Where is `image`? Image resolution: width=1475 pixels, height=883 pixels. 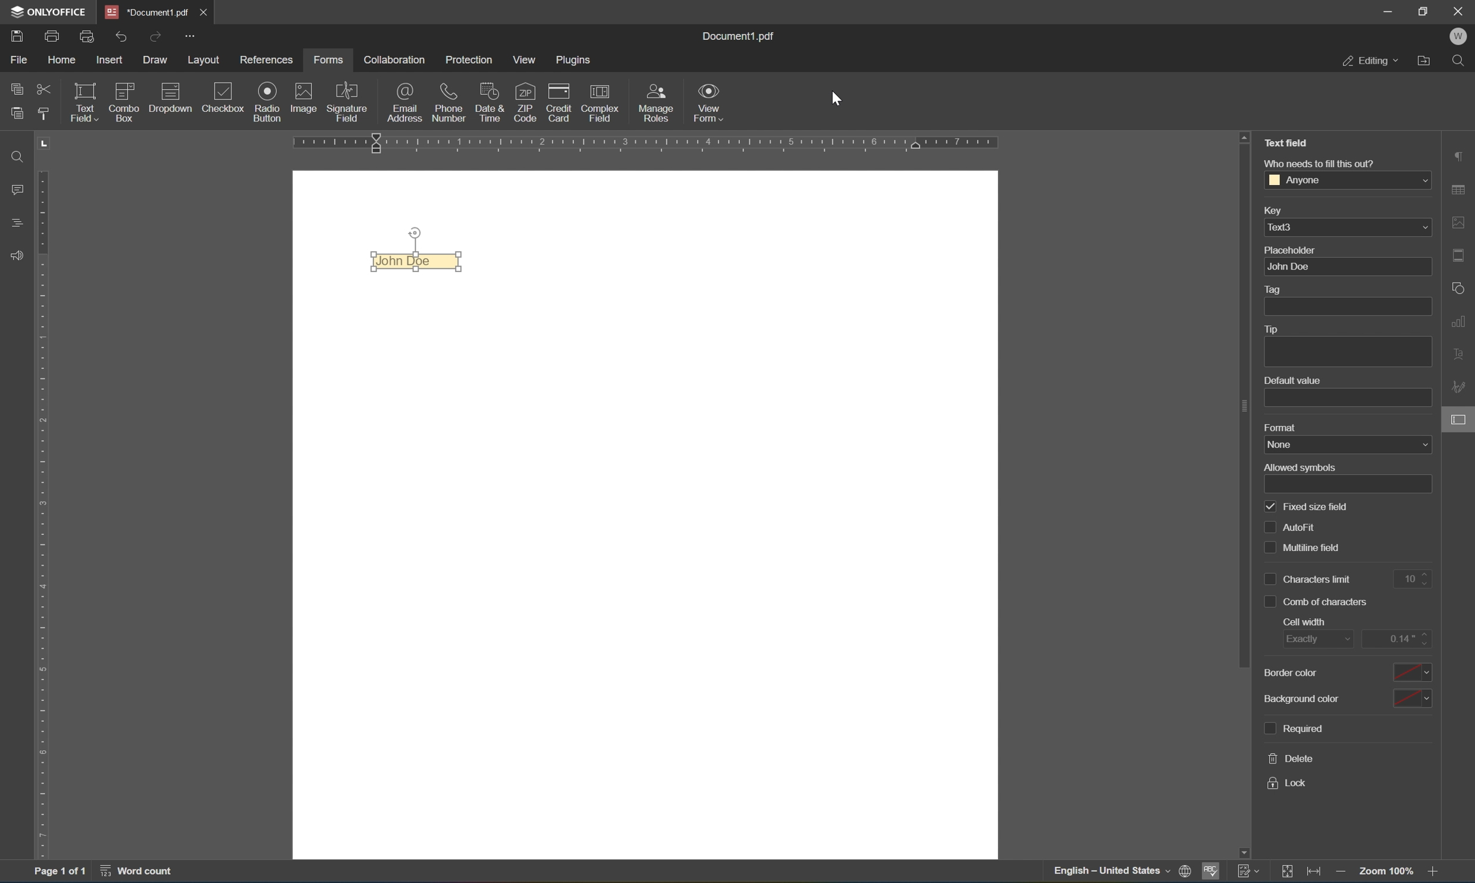 image is located at coordinates (303, 96).